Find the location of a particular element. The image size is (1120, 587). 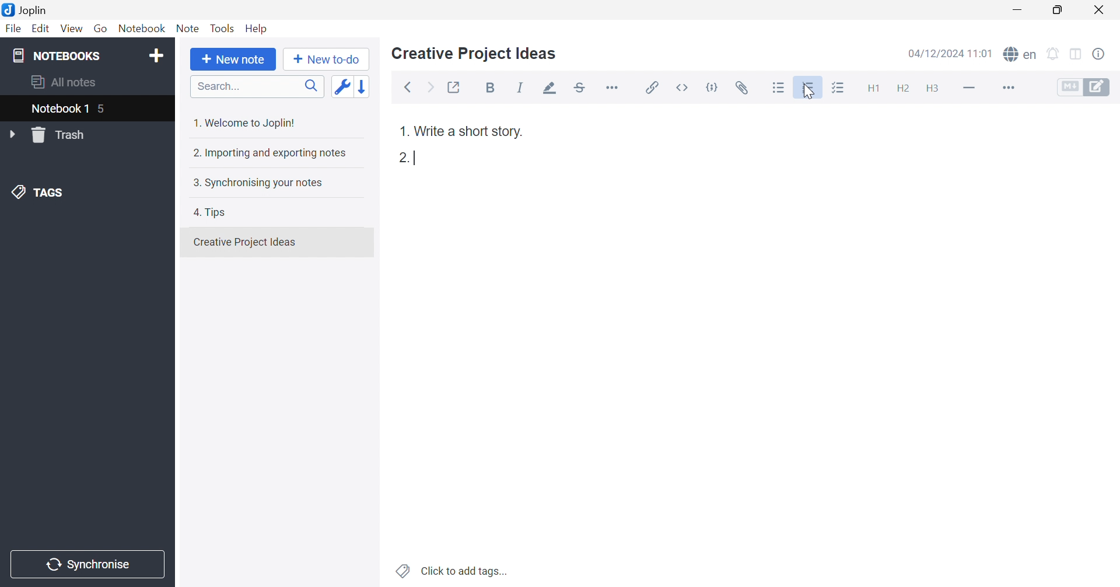

Highlight is located at coordinates (551, 89).